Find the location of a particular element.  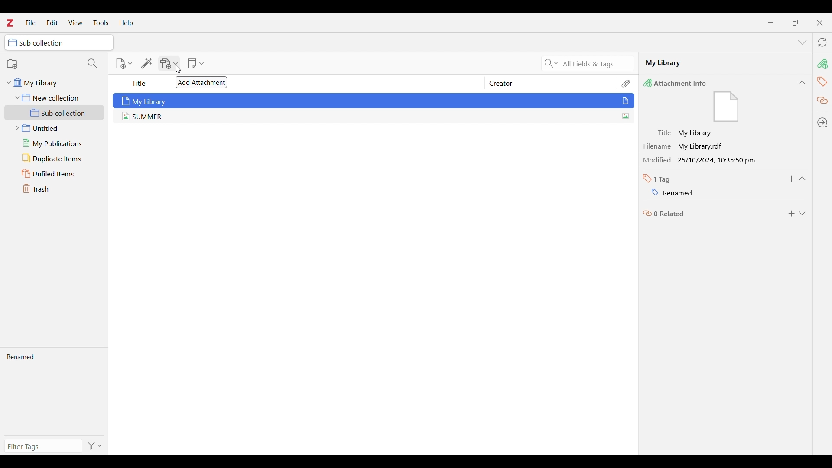

Add is located at coordinates (791, 179).